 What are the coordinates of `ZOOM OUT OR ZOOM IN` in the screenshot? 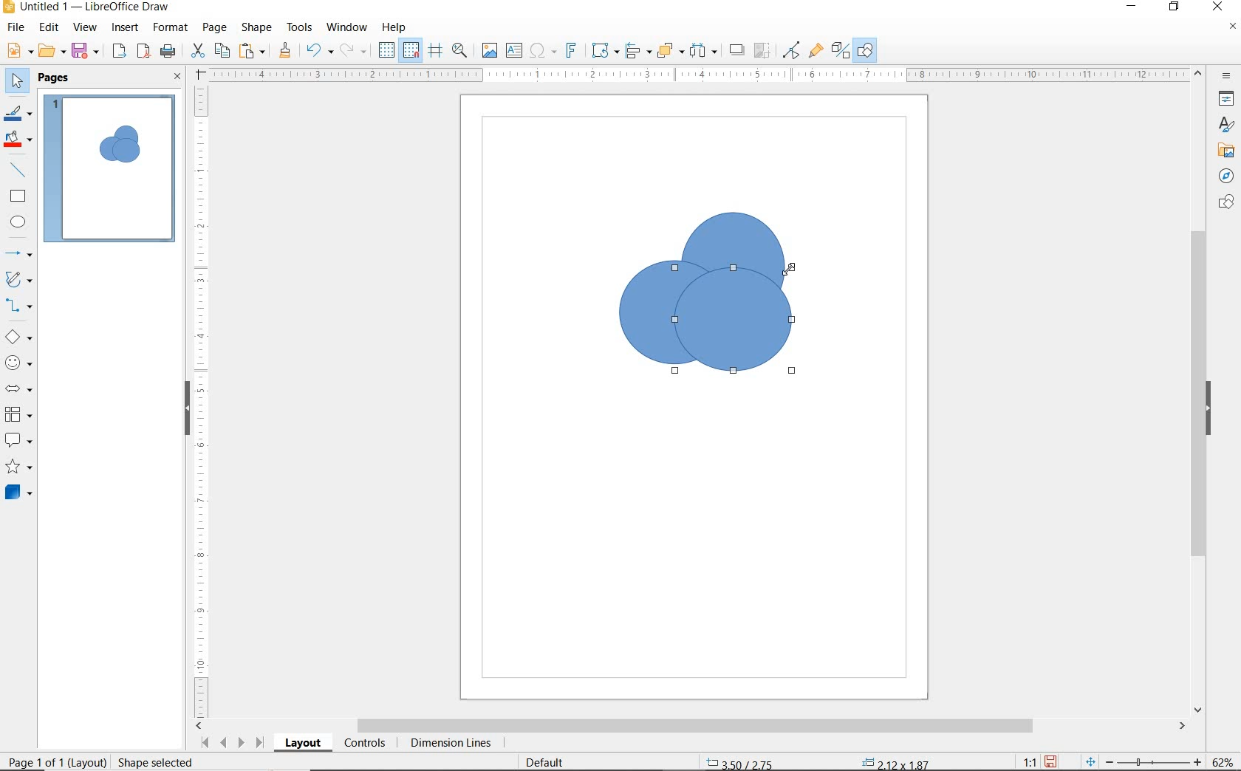 It's located at (1143, 762).